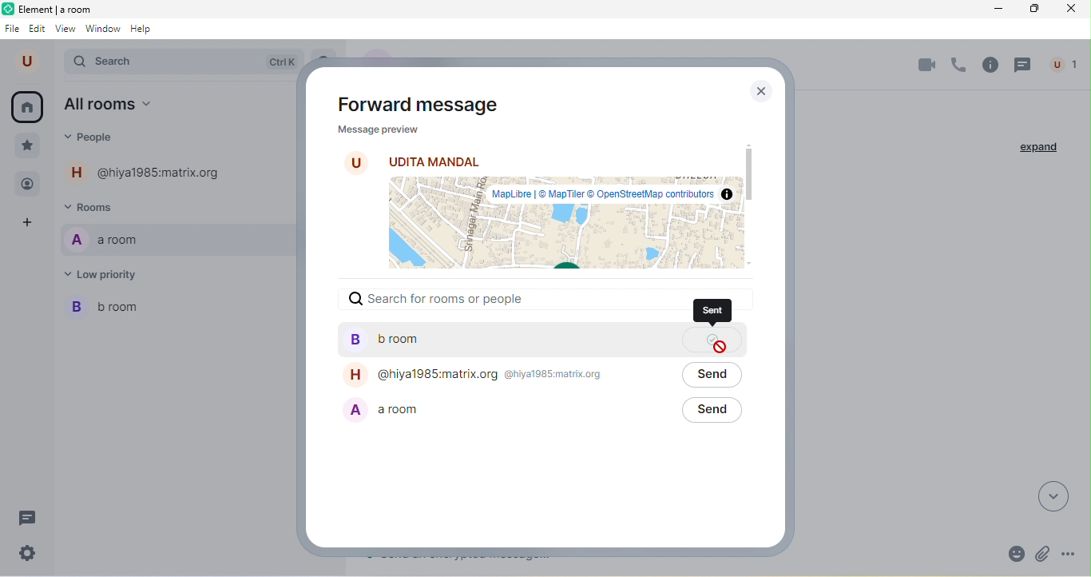 The height and width of the screenshot is (577, 1091). Describe the element at coordinates (749, 174) in the screenshot. I see `vertical scroll bar` at that location.